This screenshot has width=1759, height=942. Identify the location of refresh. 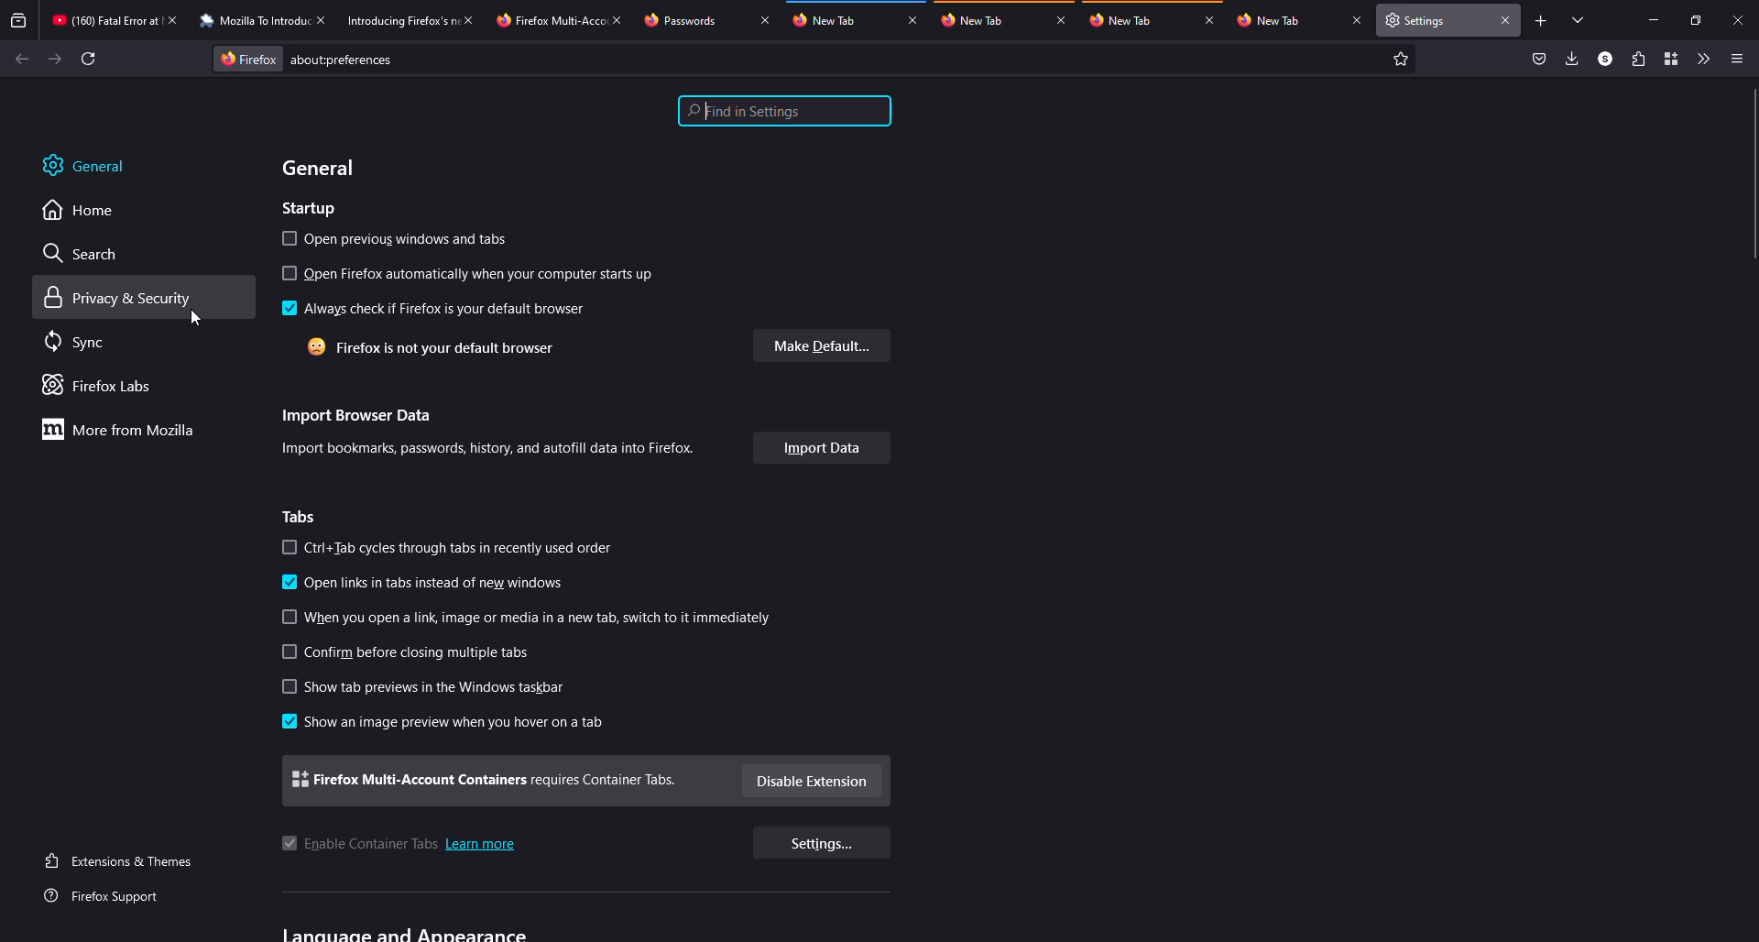
(89, 58).